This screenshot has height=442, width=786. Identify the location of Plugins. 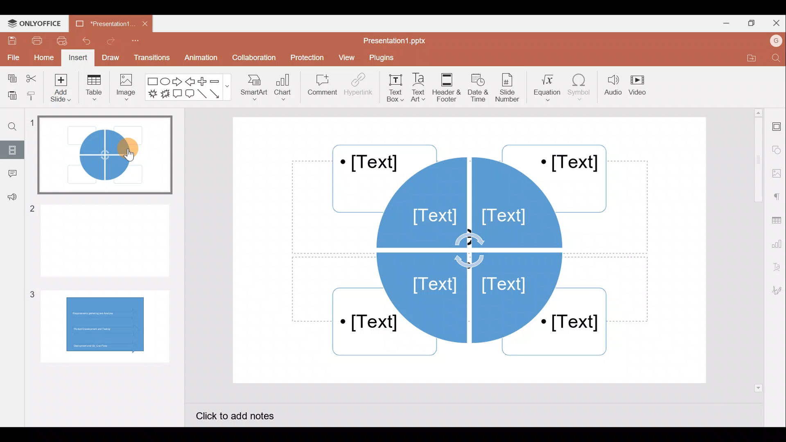
(385, 59).